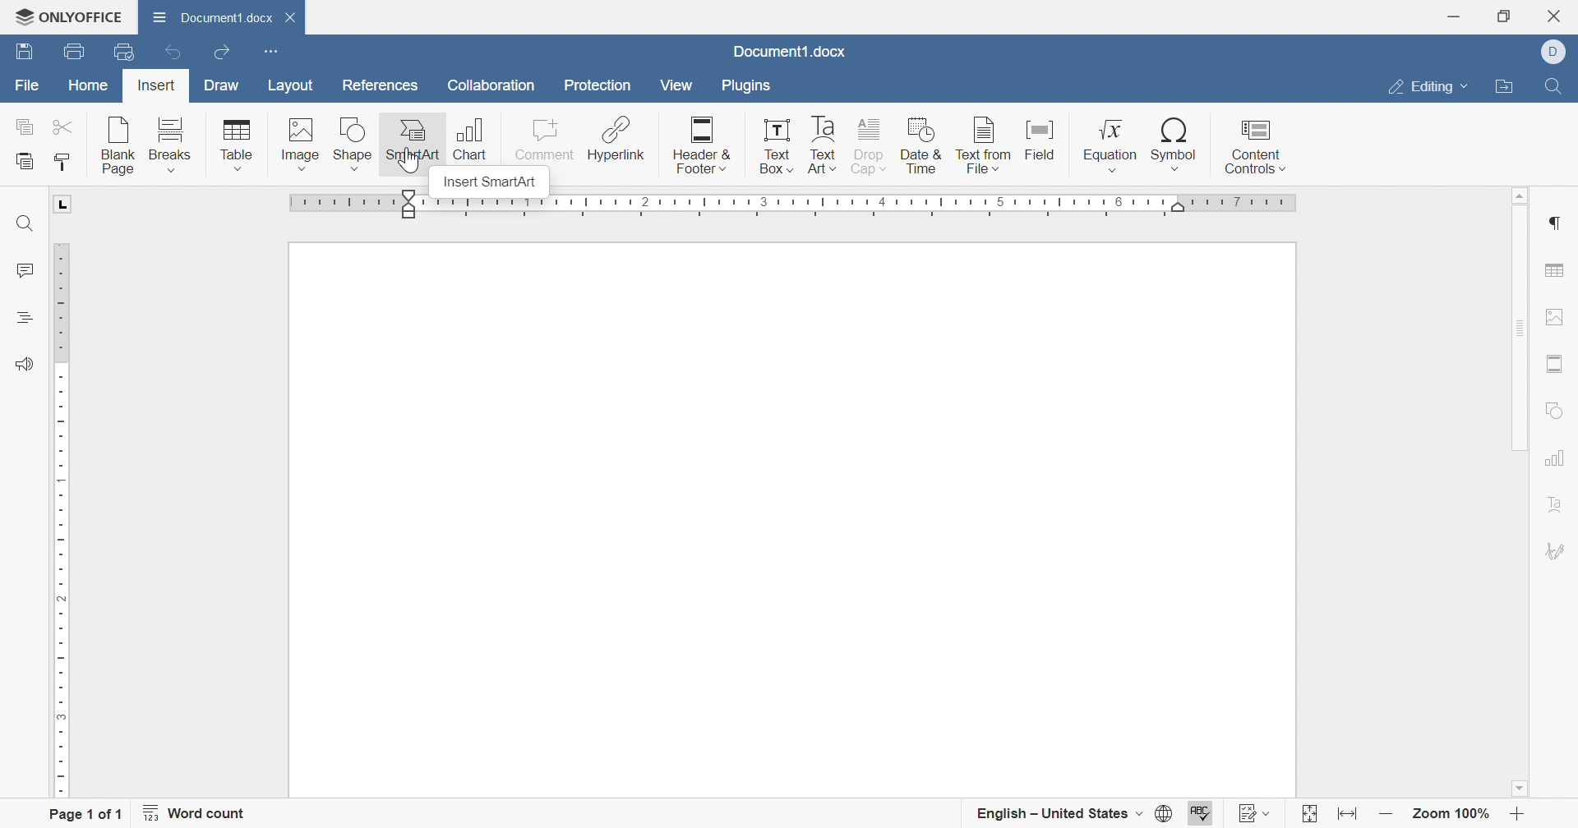  What do you see at coordinates (921, 147) in the screenshot?
I see `Date & time` at bounding box center [921, 147].